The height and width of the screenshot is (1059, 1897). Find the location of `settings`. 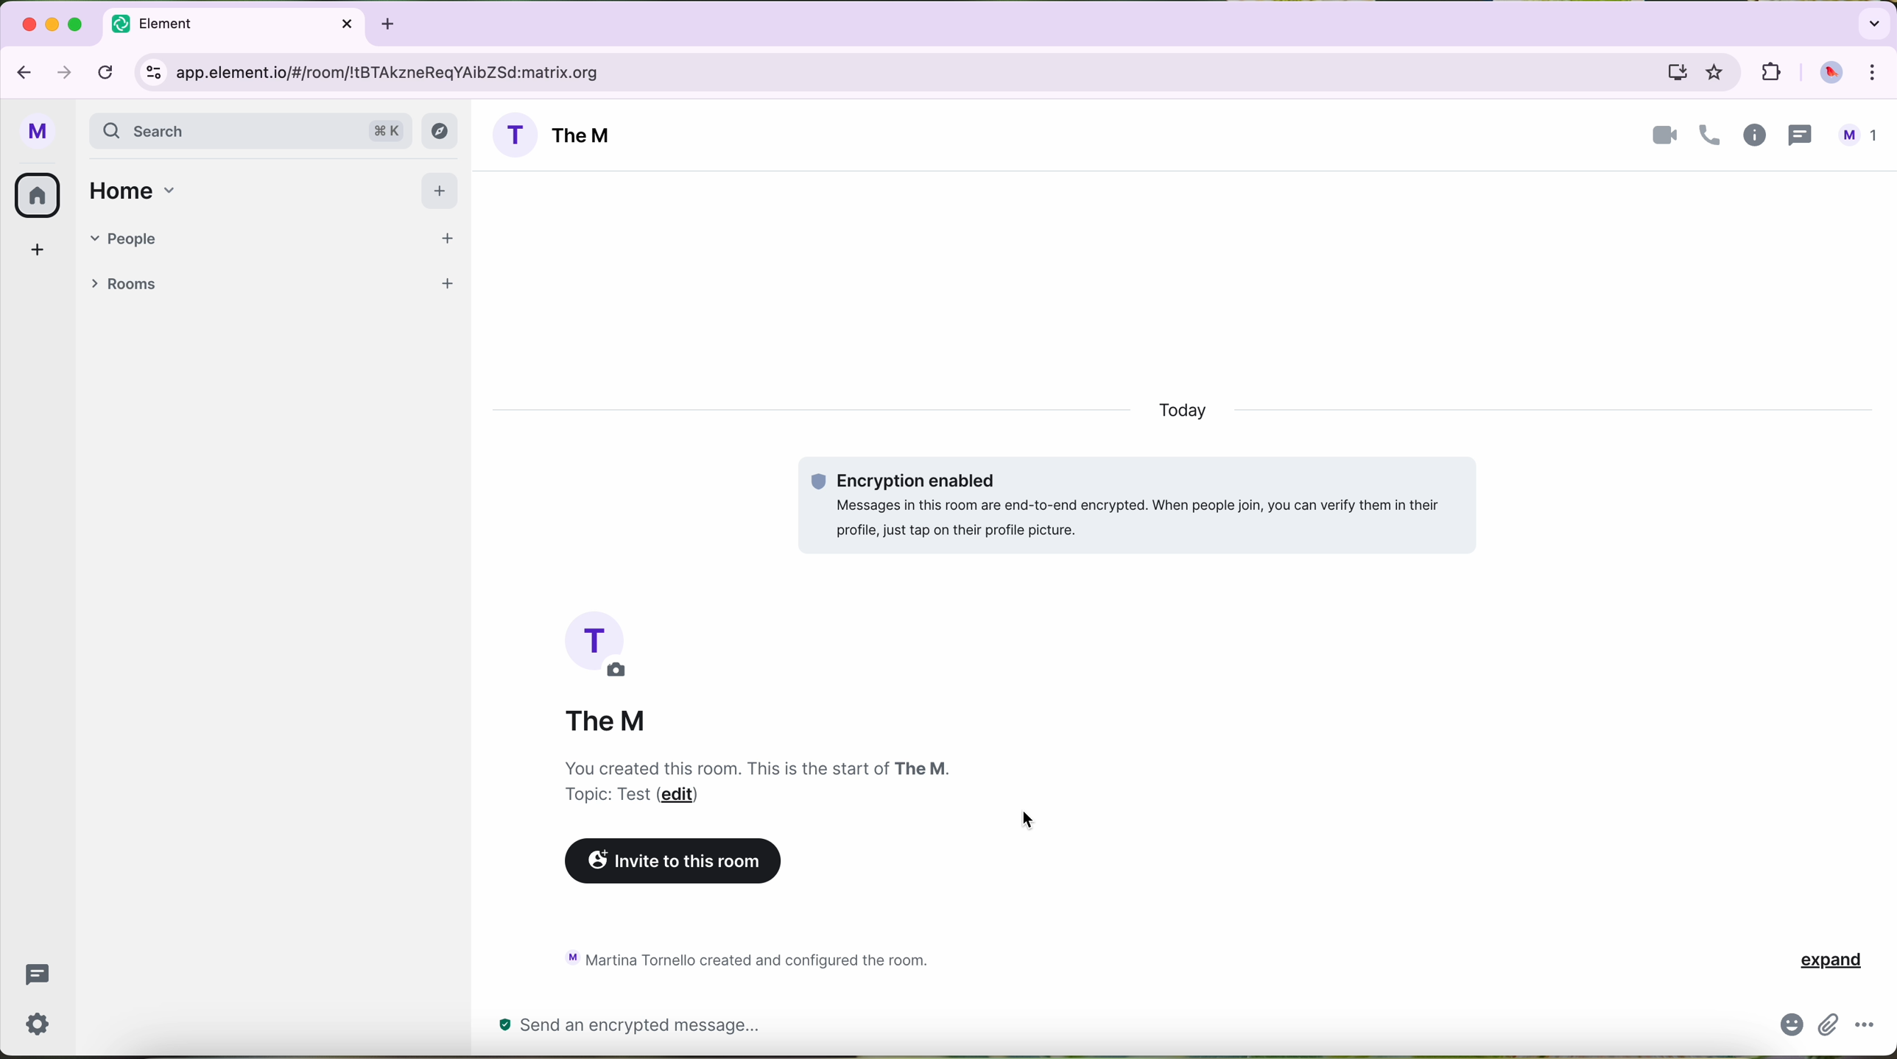

settings is located at coordinates (43, 1024).